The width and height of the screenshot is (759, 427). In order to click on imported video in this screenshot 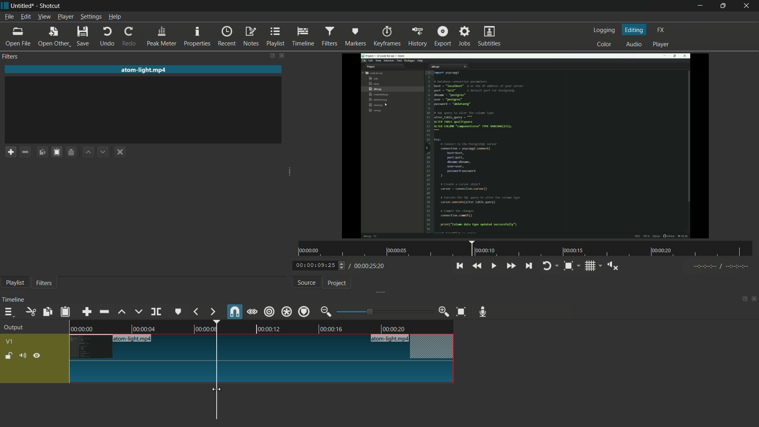, I will do `click(527, 146)`.